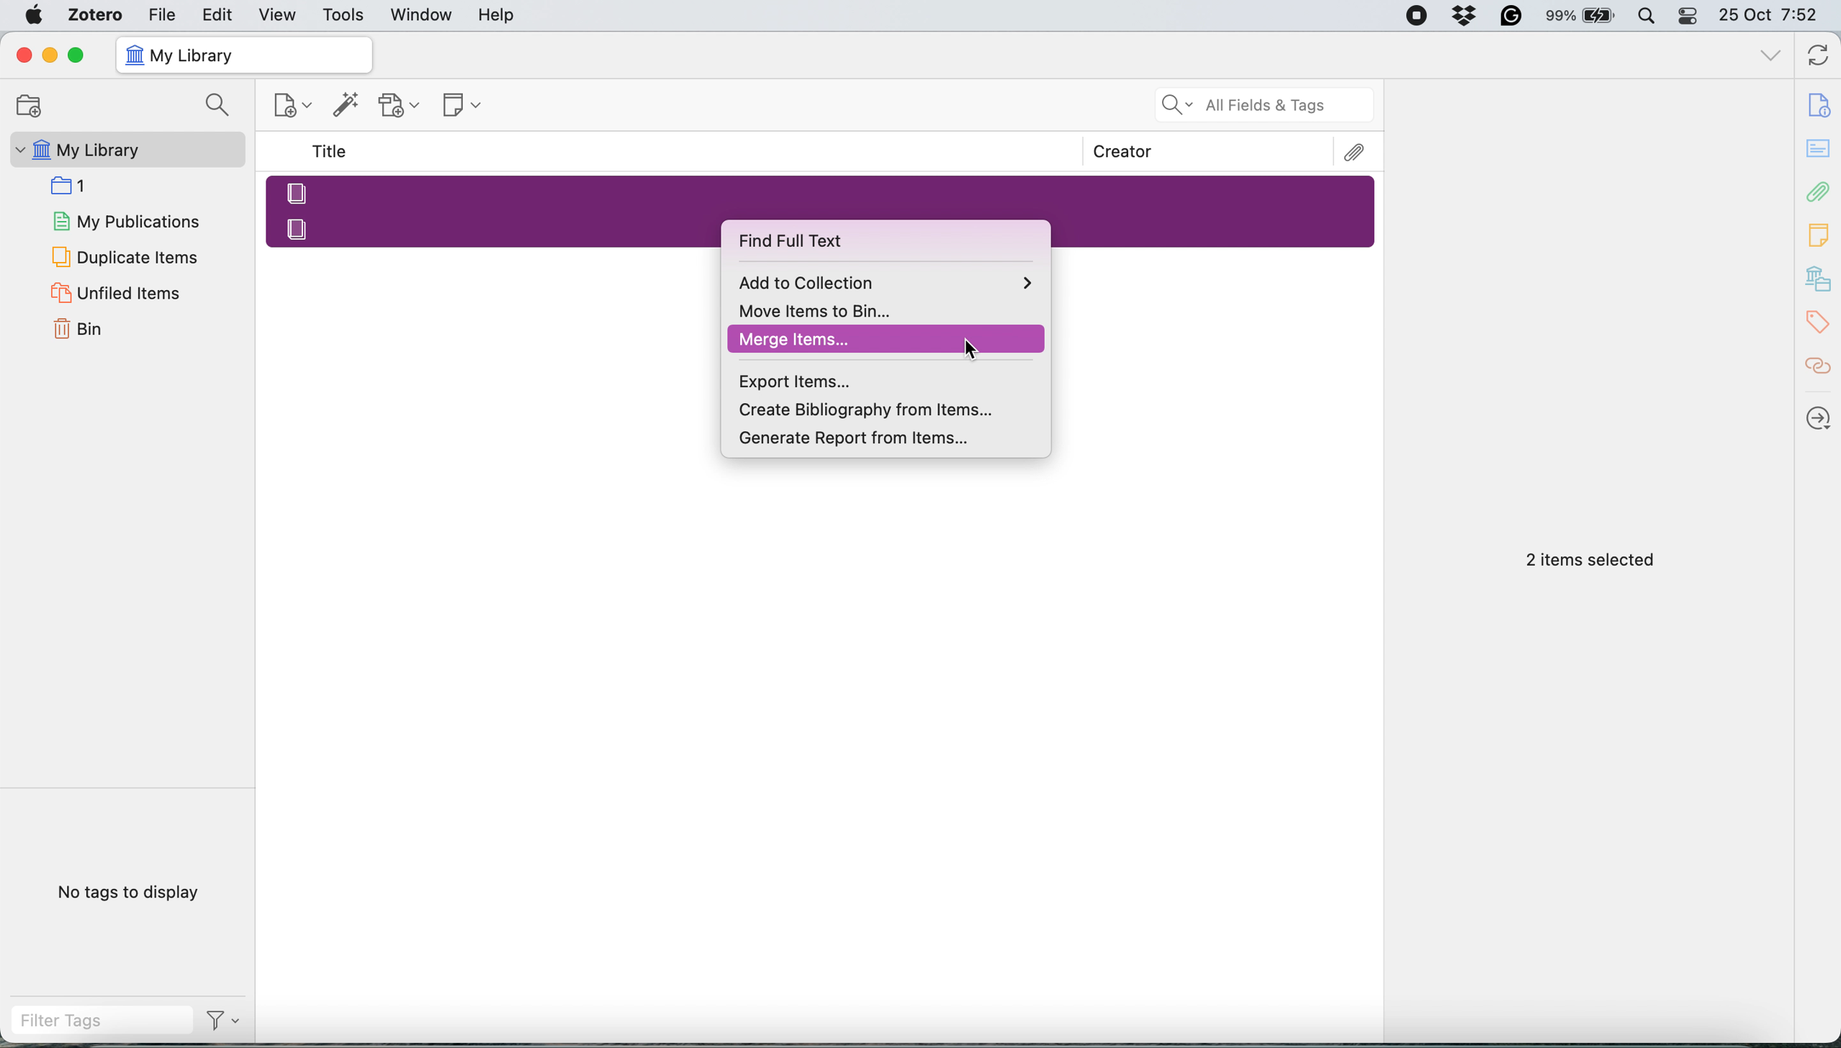 The image size is (1841, 1048). I want to click on Spotlight Search, so click(1645, 16).